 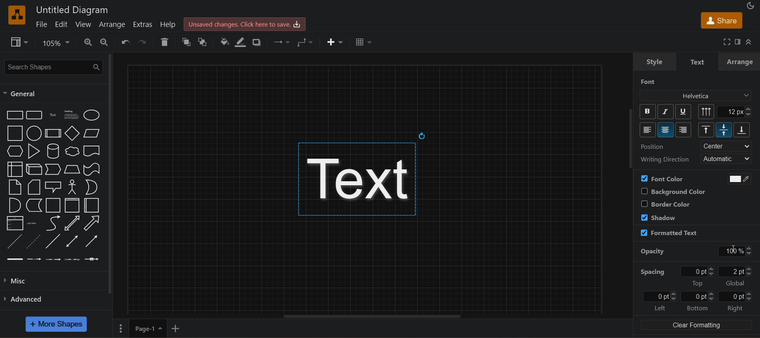 I want to click on left, so click(x=659, y=308).